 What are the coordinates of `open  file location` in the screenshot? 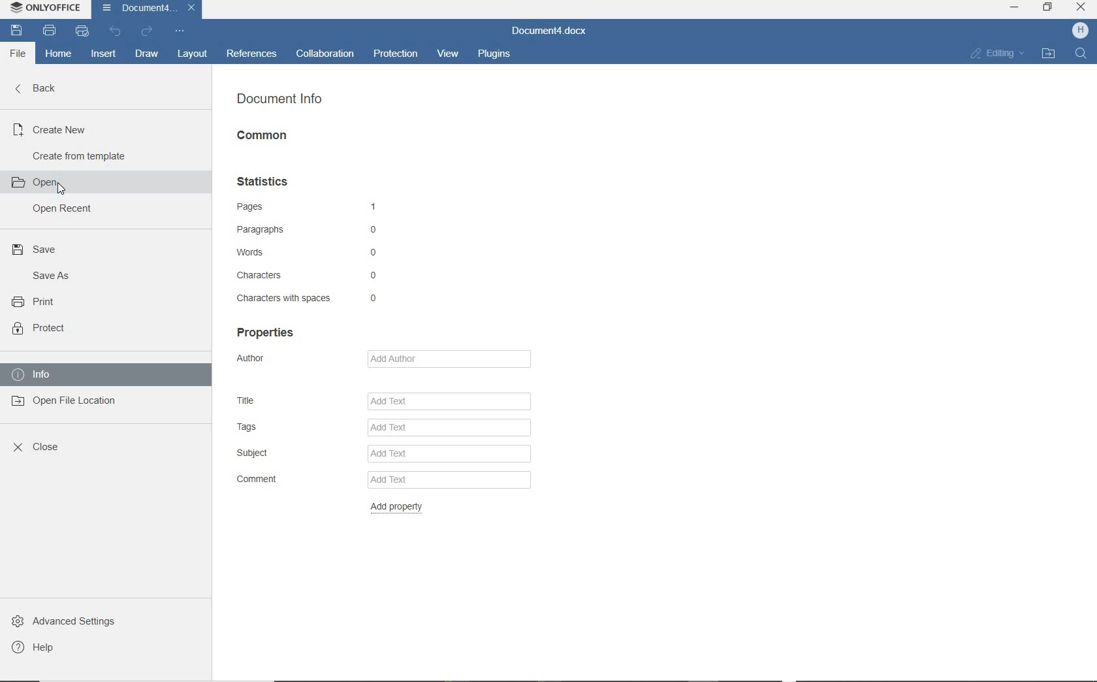 It's located at (67, 400).